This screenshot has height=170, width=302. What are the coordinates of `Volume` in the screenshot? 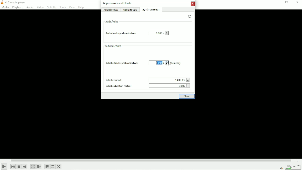 It's located at (290, 167).